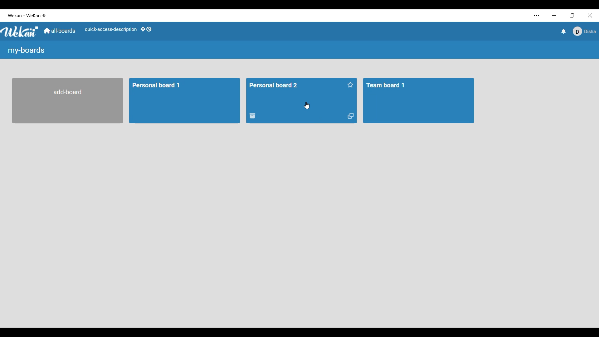  What do you see at coordinates (419, 101) in the screenshot?
I see `Team board 1` at bounding box center [419, 101].